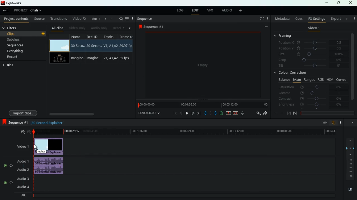 The height and width of the screenshot is (200, 357). I want to click on more, so click(347, 19).